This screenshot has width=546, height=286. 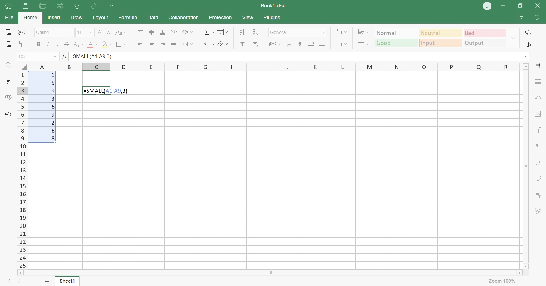 I want to click on Feedback & Support, so click(x=9, y=114).